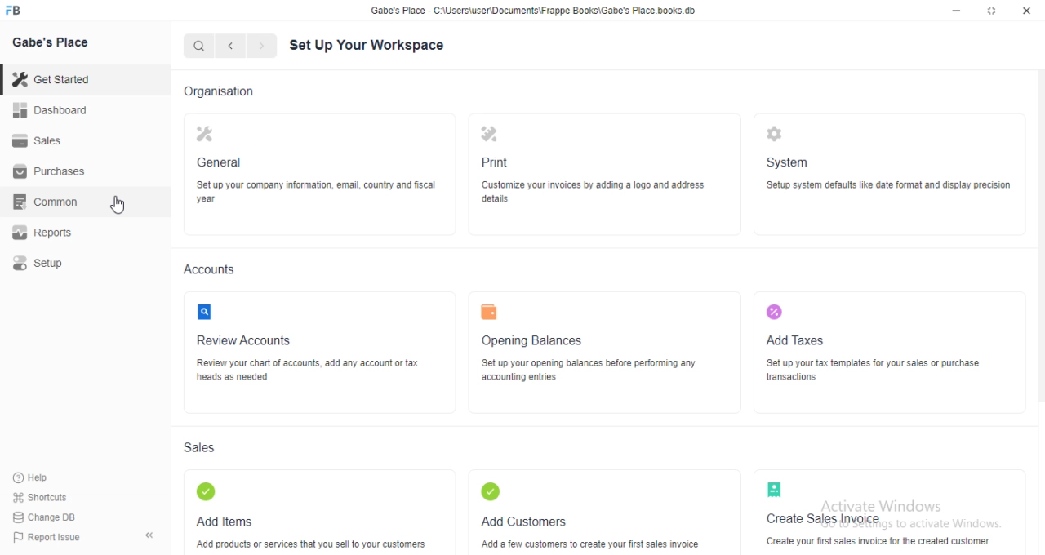 This screenshot has height=555, width=1045. What do you see at coordinates (593, 371) in the screenshot?
I see `‘Set up your opening balances before performing any accounting entries` at bounding box center [593, 371].